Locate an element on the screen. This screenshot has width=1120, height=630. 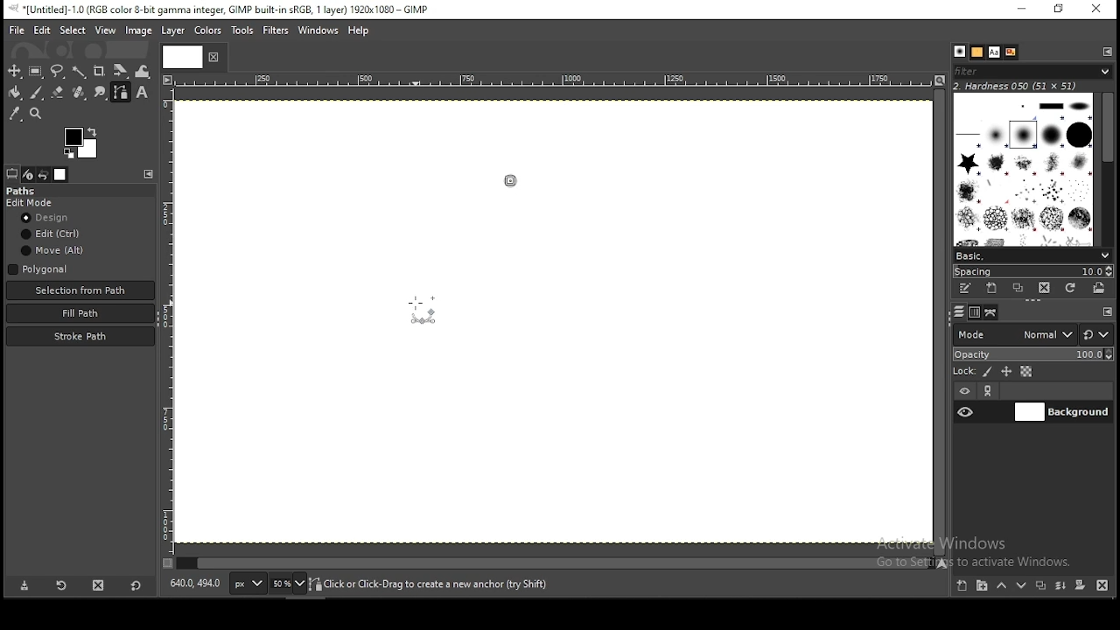
layer is located at coordinates (177, 31).